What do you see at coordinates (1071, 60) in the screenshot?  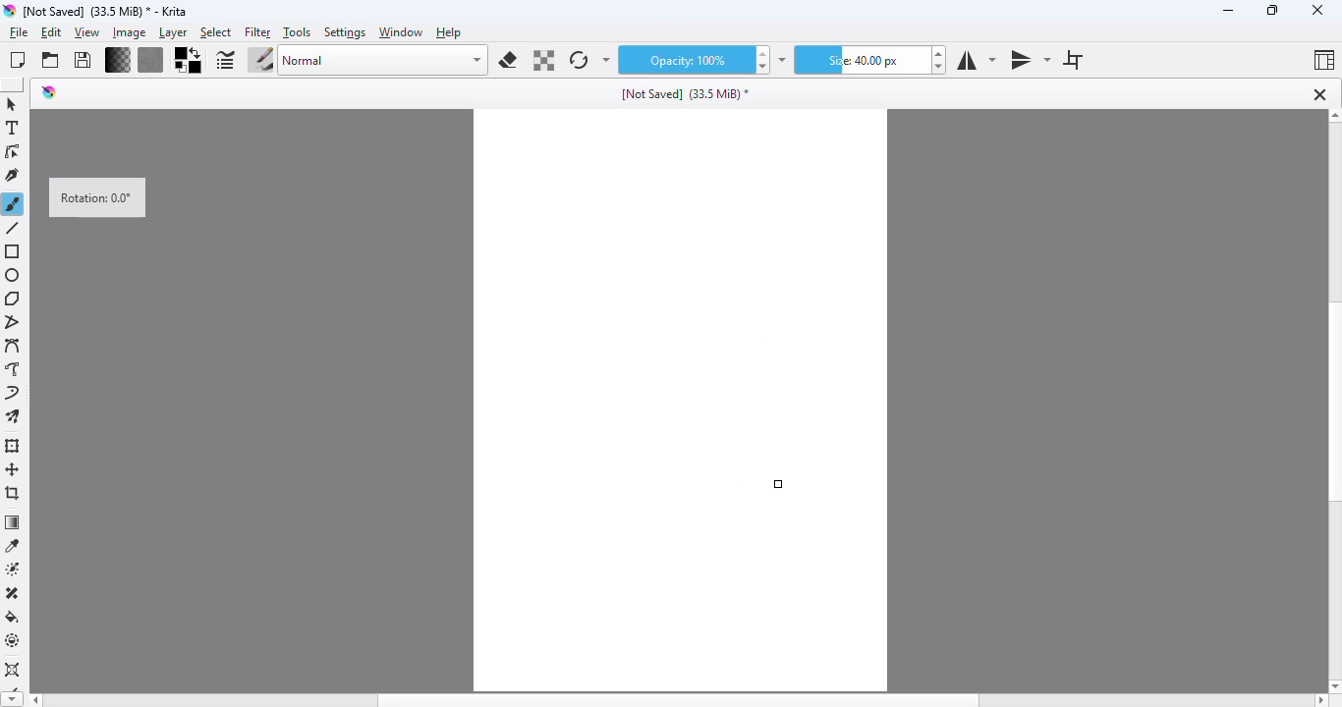 I see `wrap around mode` at bounding box center [1071, 60].